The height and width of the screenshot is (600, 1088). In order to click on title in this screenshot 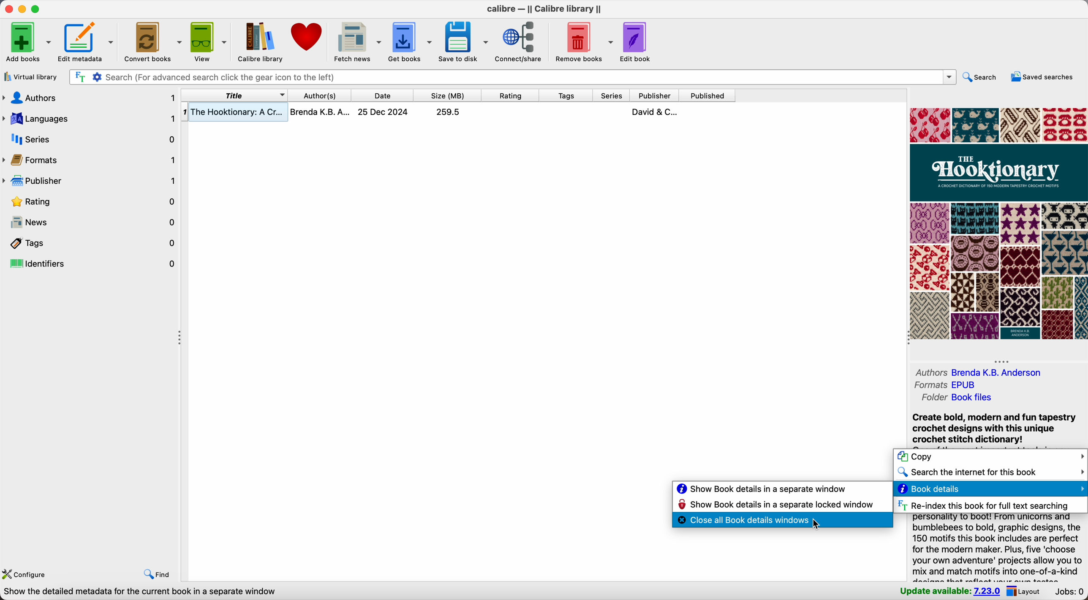, I will do `click(235, 95)`.